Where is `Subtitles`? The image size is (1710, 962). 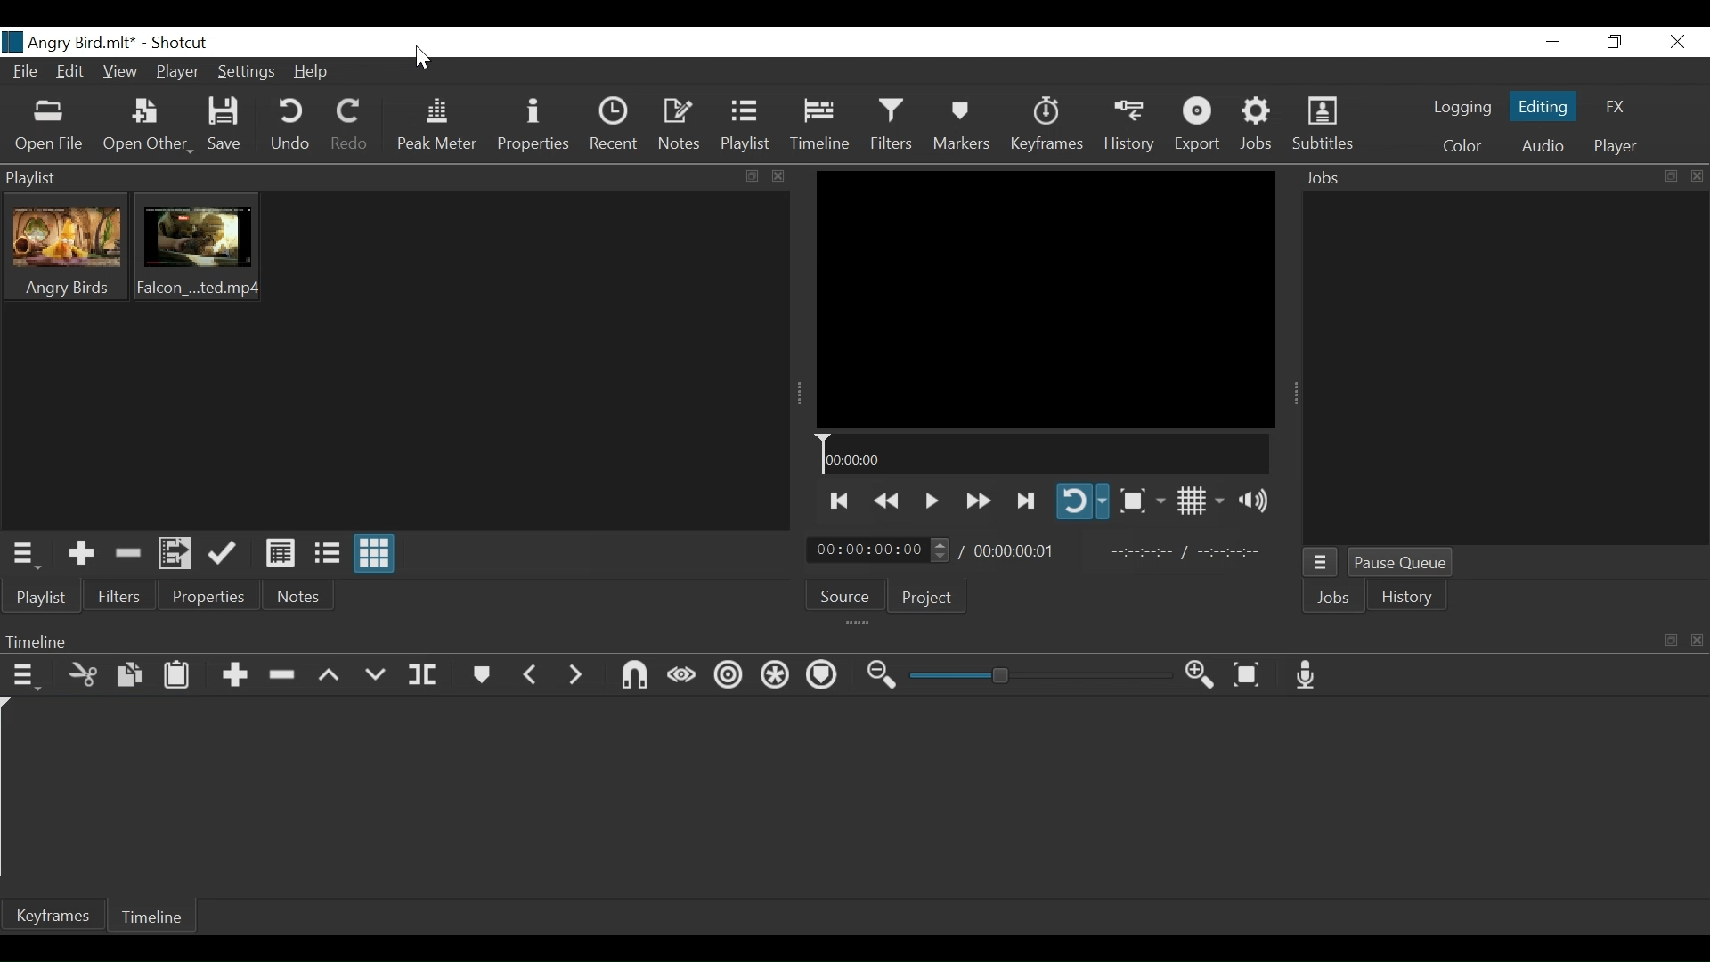
Subtitles is located at coordinates (1323, 126).